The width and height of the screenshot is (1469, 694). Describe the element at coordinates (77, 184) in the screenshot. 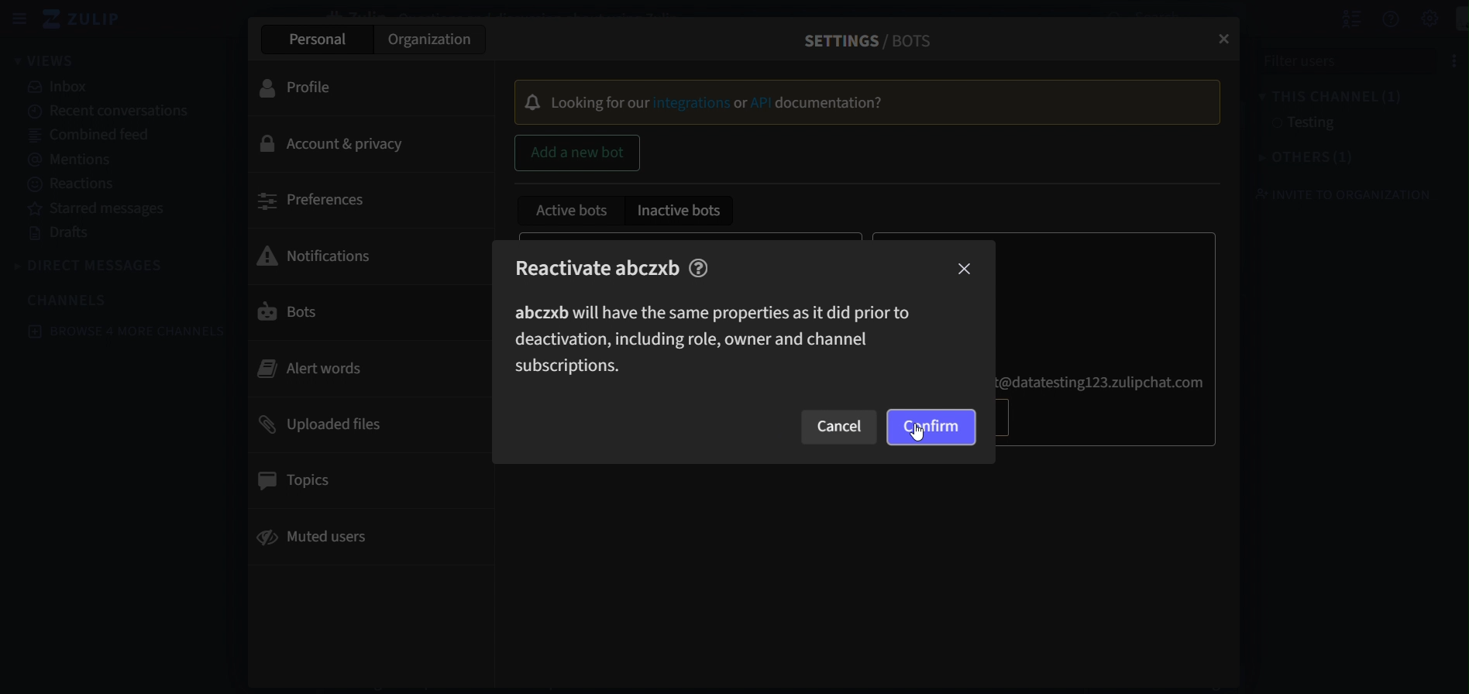

I see `reactions` at that location.